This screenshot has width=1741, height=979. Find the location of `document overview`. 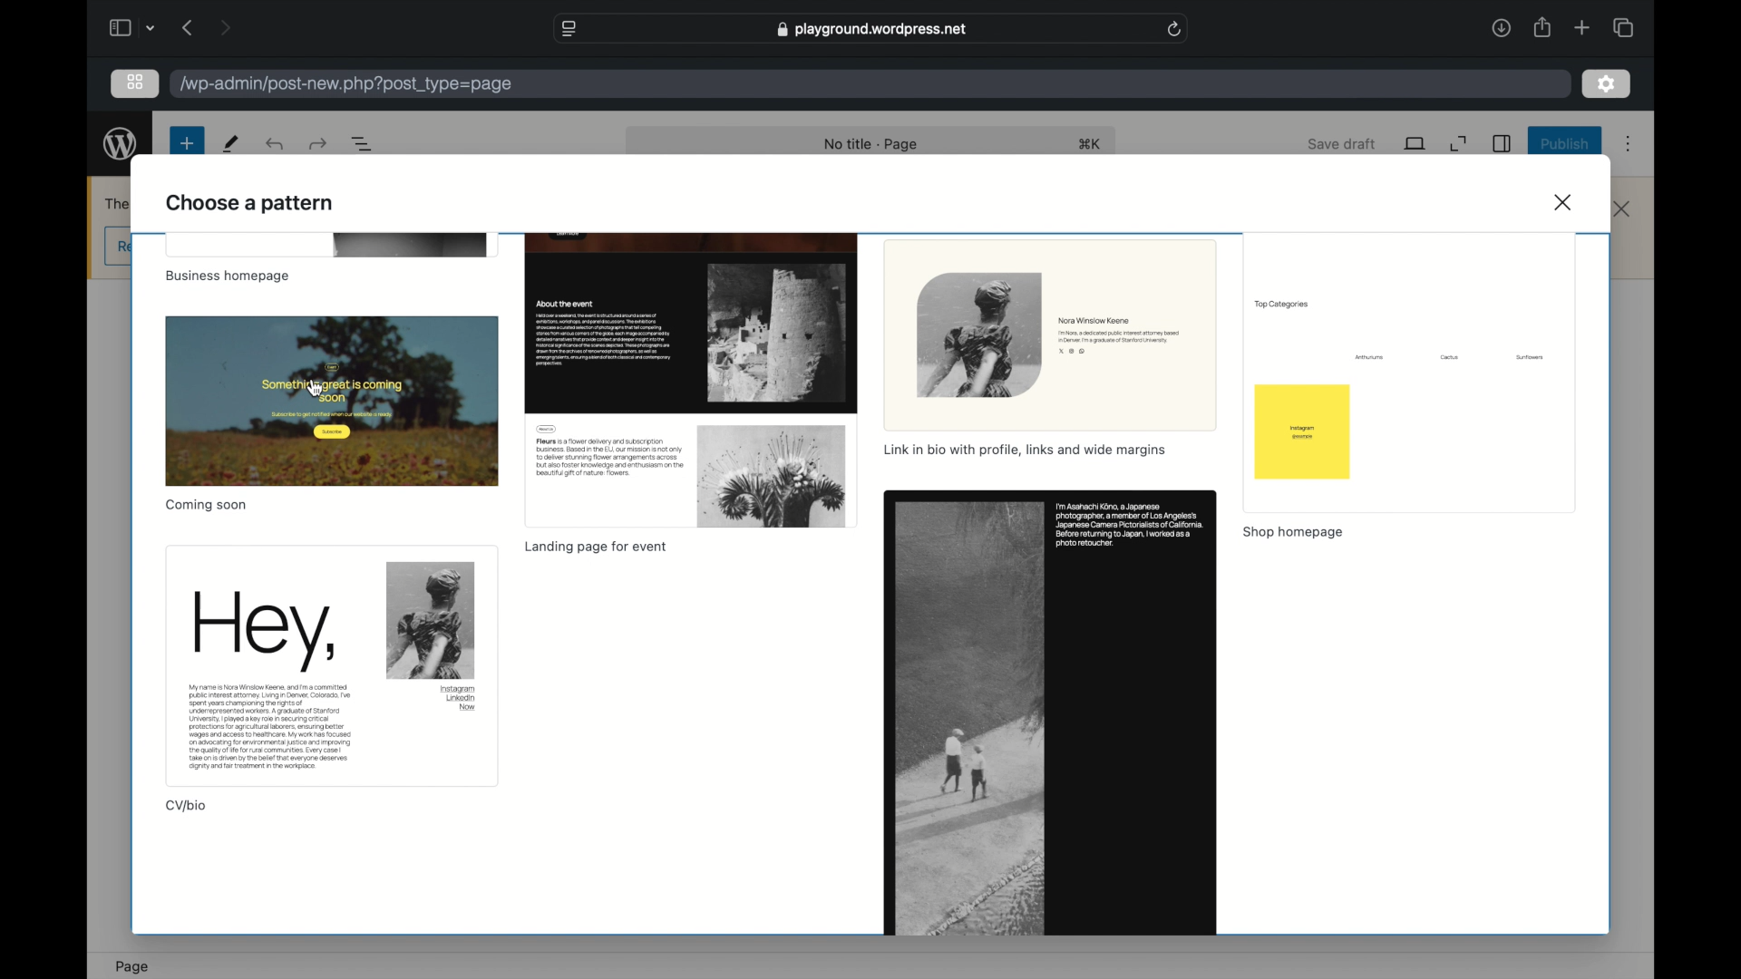

document overview is located at coordinates (363, 145).